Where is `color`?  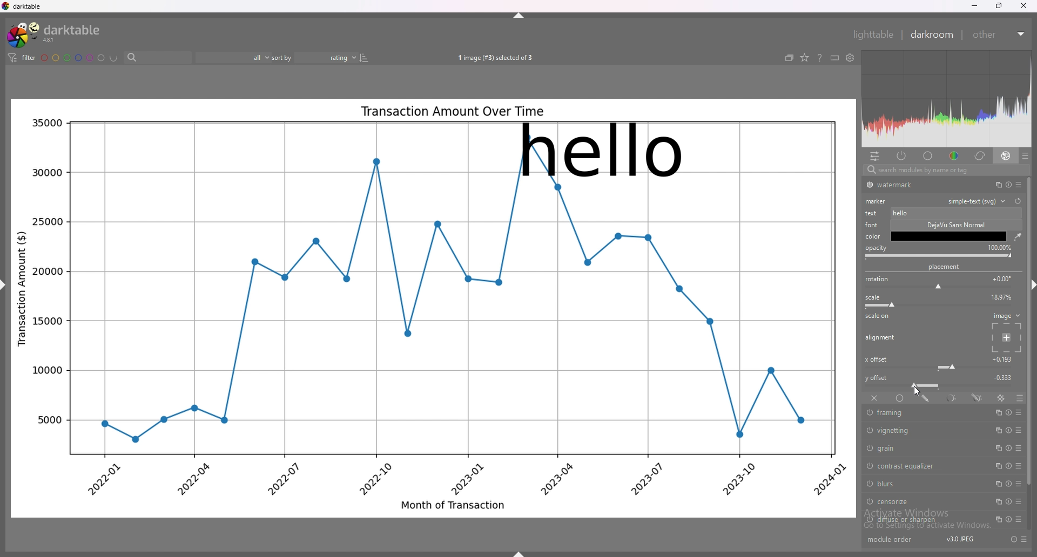 color is located at coordinates (952, 156).